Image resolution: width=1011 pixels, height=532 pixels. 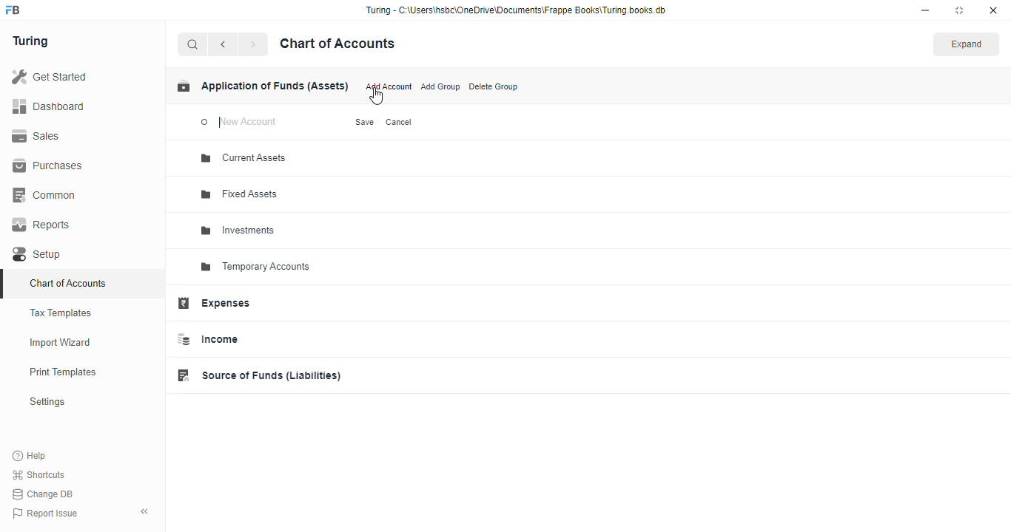 I want to click on investments, so click(x=239, y=231).